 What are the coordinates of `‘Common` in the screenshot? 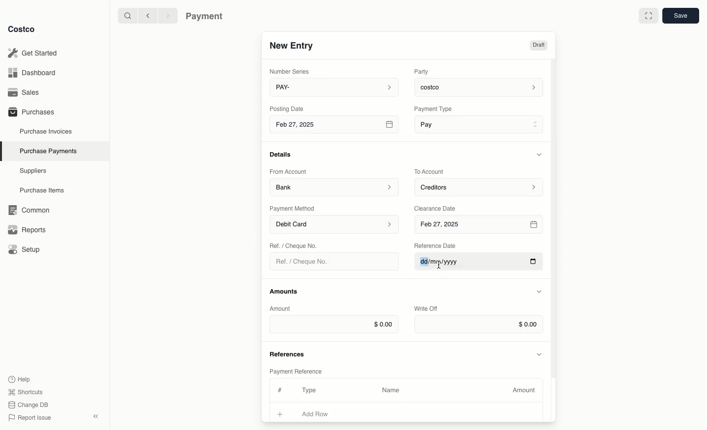 It's located at (31, 209).